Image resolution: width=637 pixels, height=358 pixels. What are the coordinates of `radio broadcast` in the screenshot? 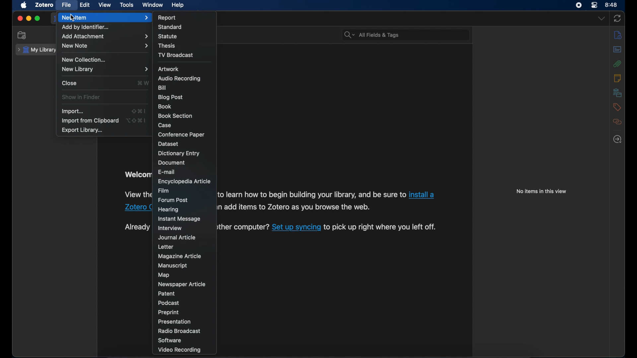 It's located at (180, 331).